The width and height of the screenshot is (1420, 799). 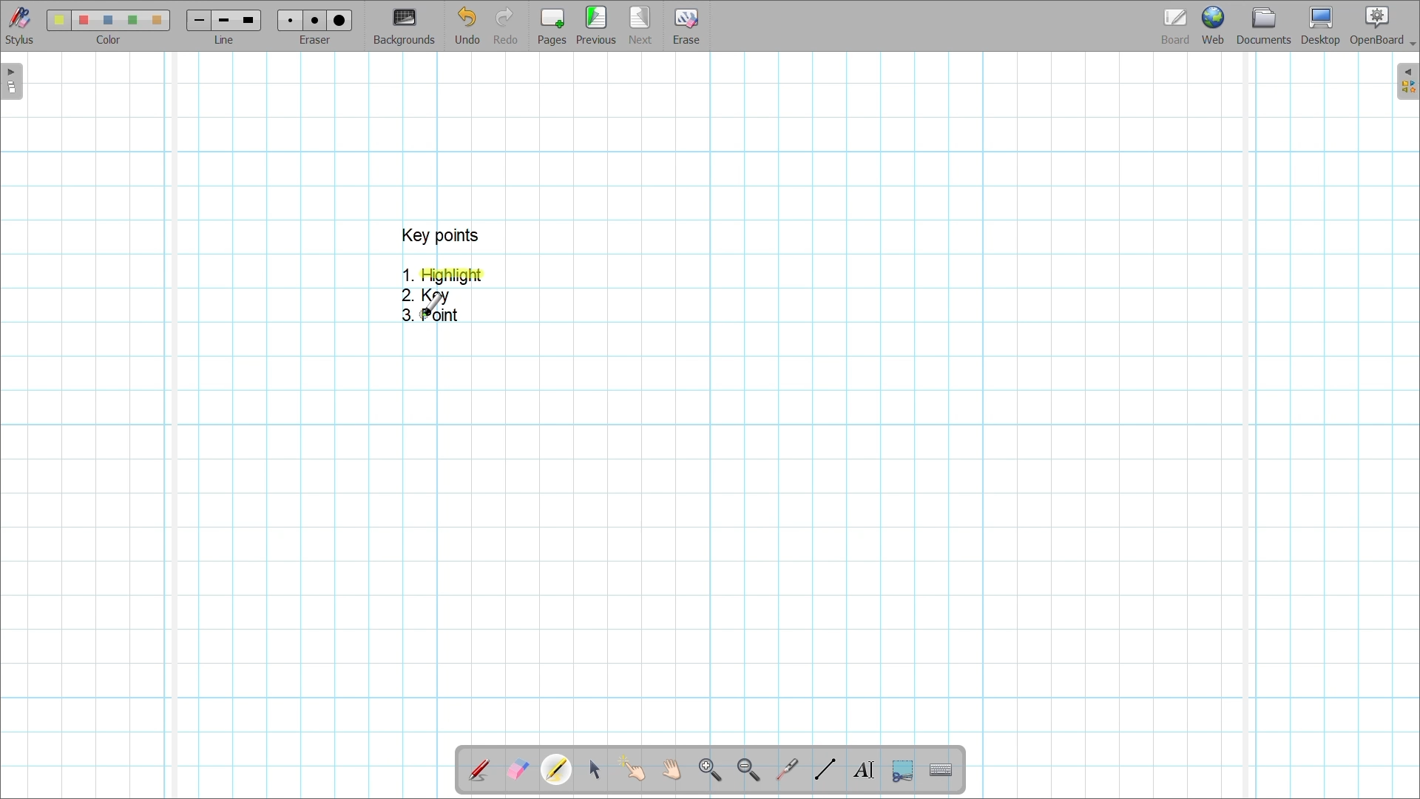 What do you see at coordinates (290, 20) in the screenshot?
I see `Eraser 1` at bounding box center [290, 20].